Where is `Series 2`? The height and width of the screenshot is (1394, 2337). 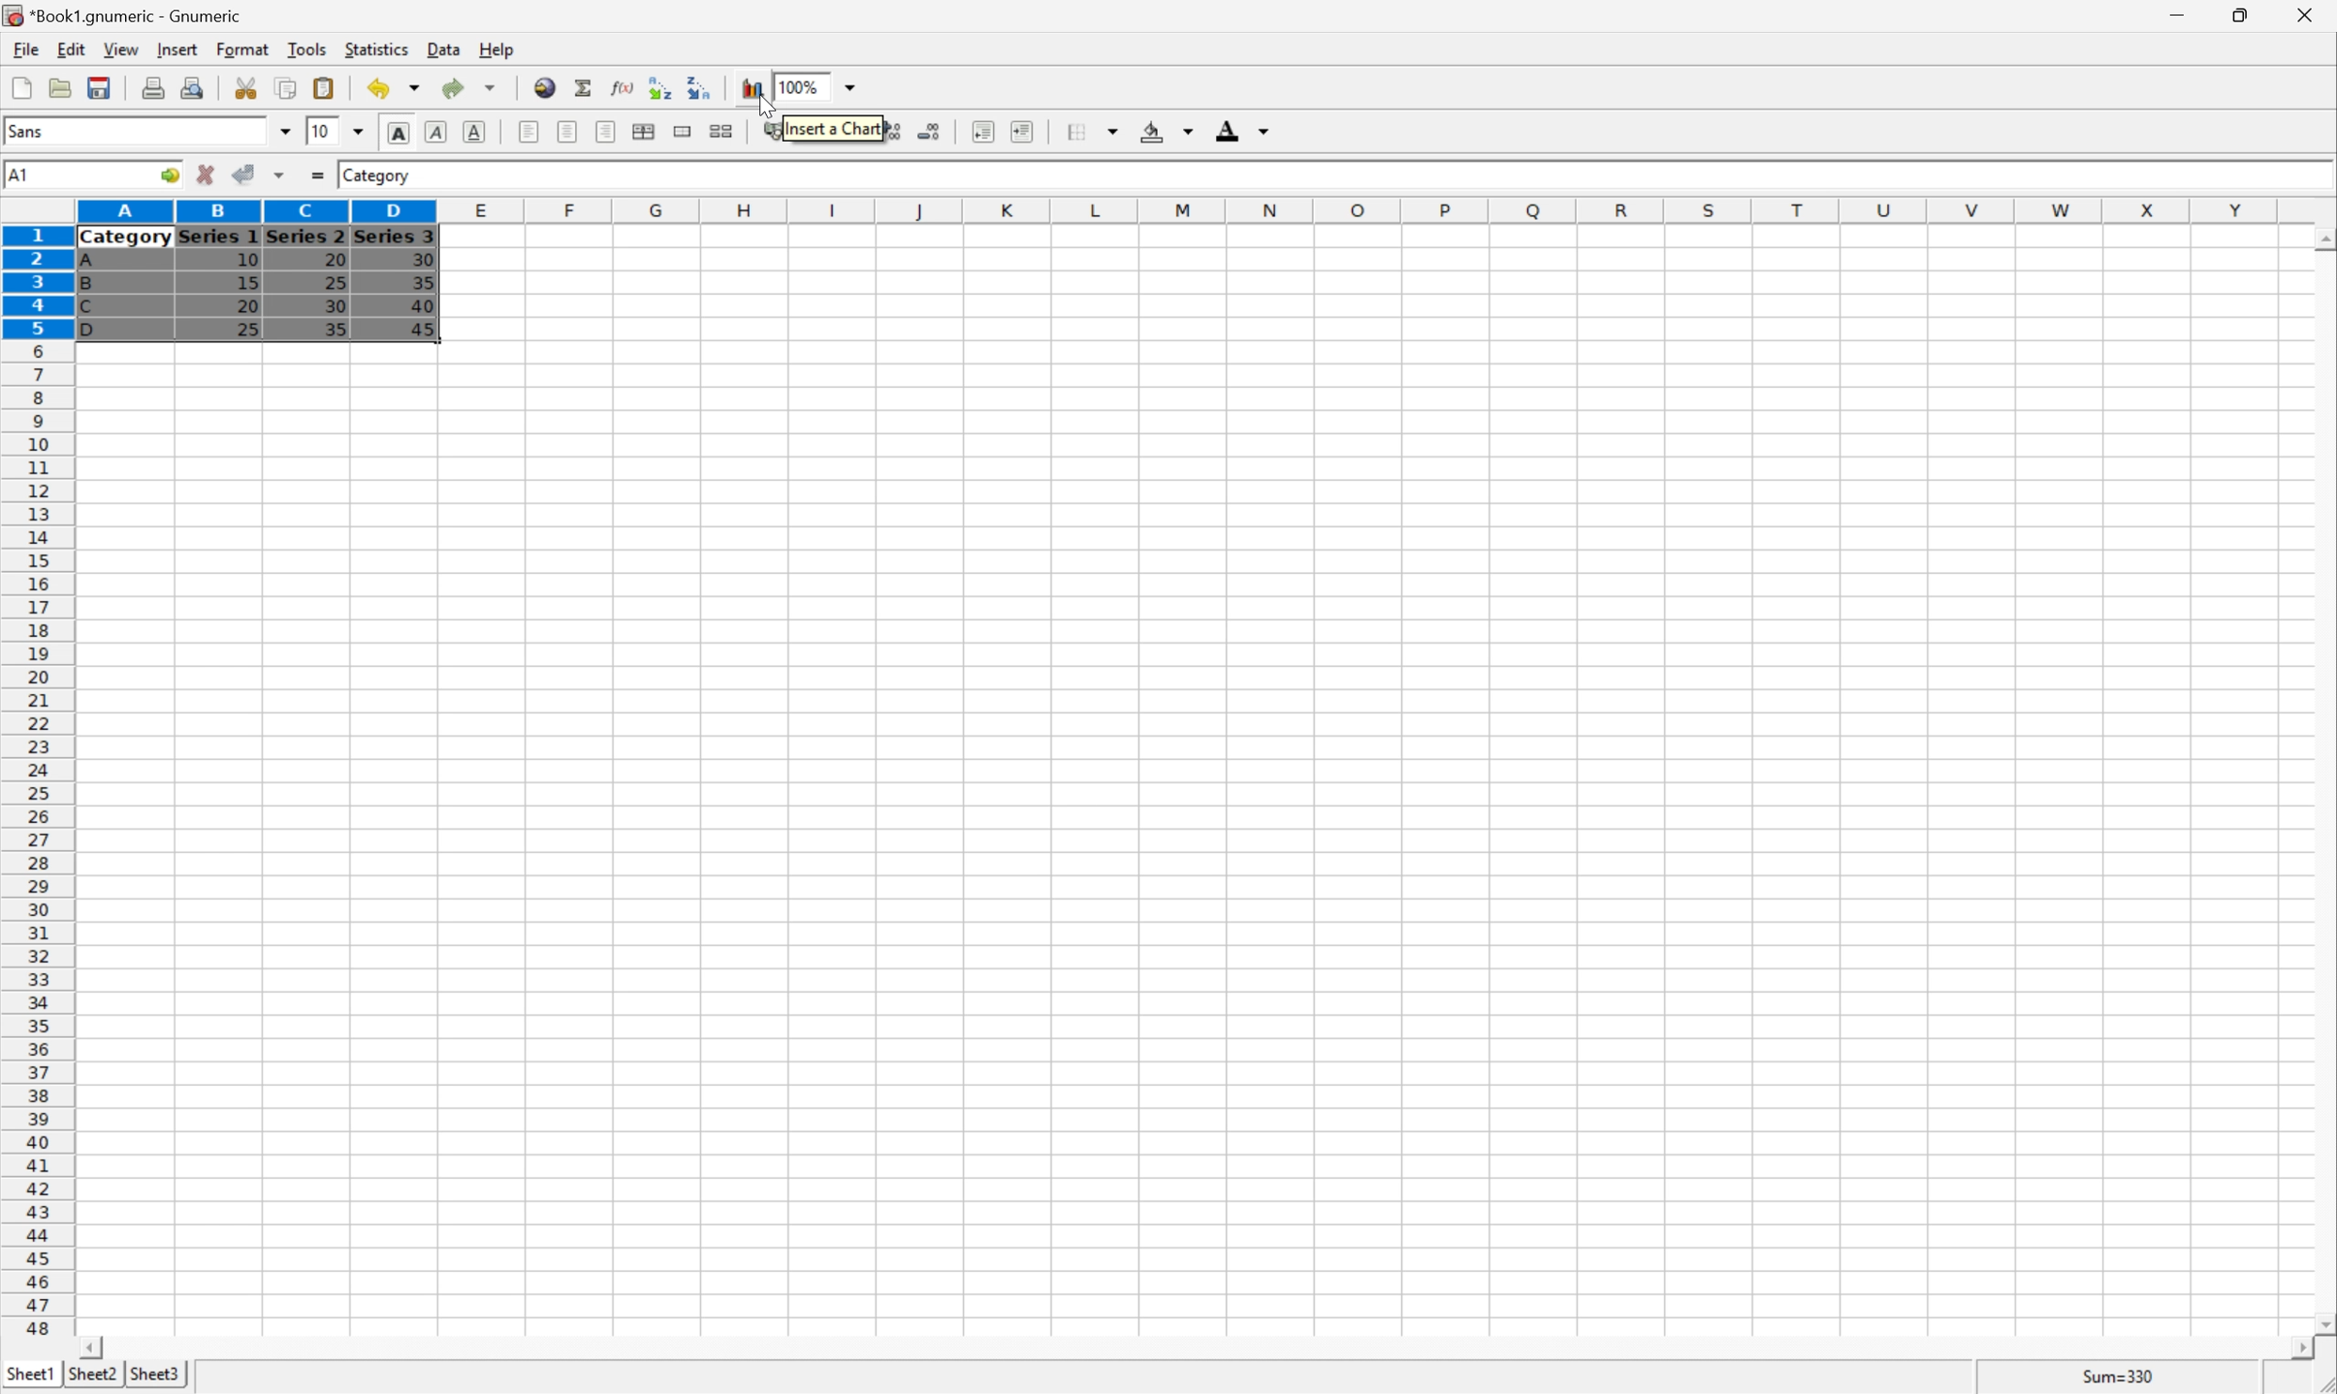
Series 2 is located at coordinates (304, 235).